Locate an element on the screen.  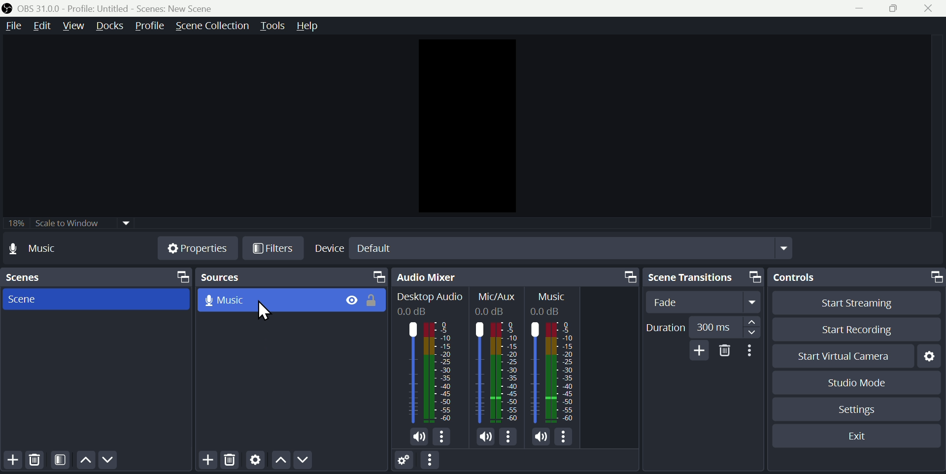
Scene is located at coordinates (28, 300).